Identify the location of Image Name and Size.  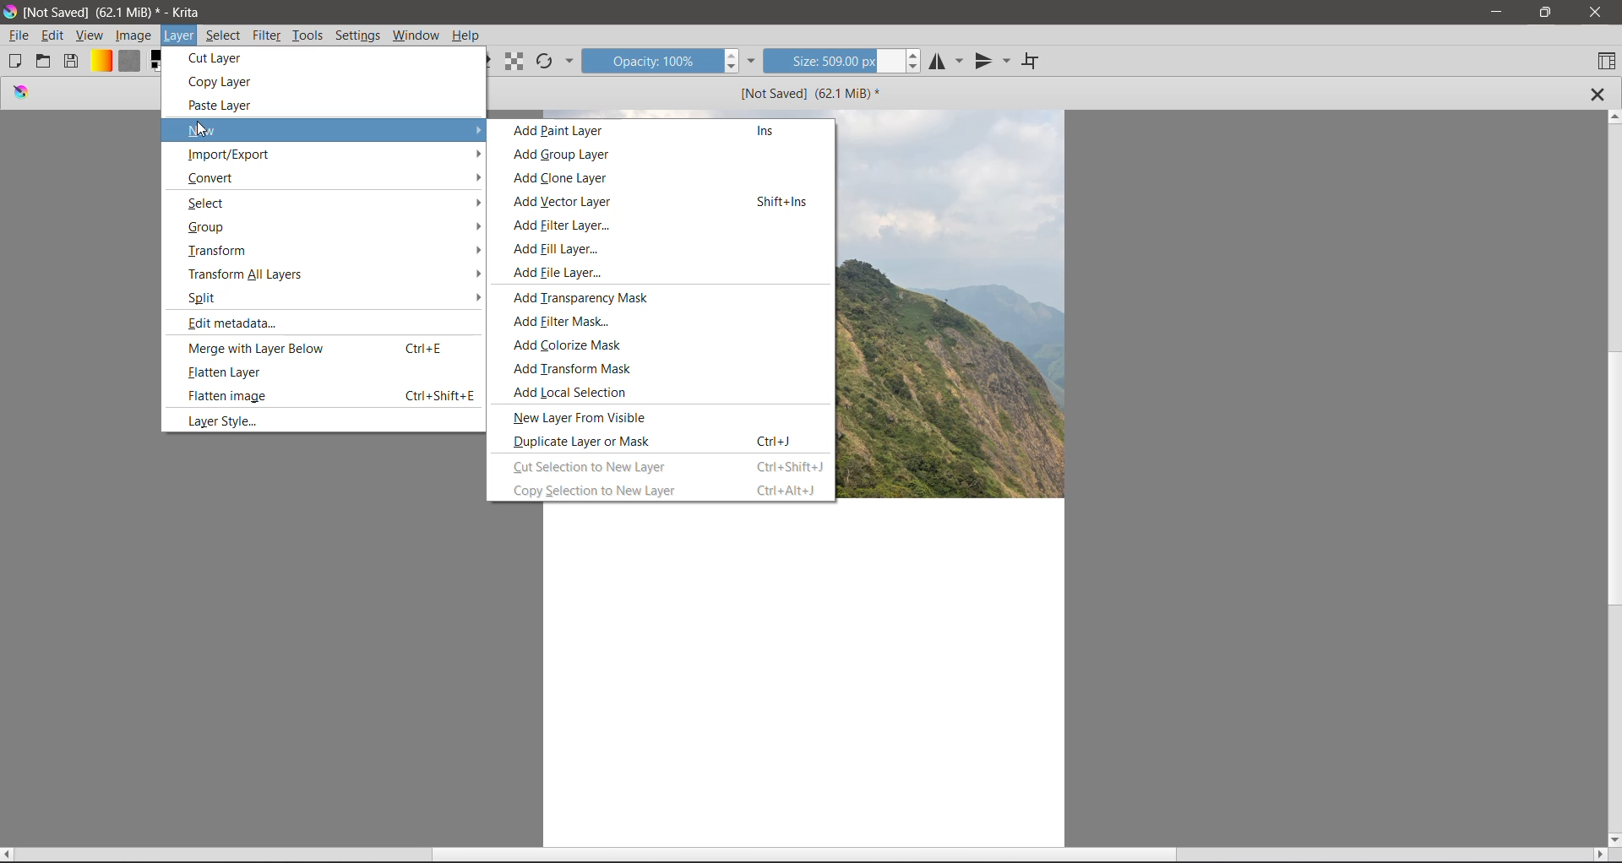
(808, 93).